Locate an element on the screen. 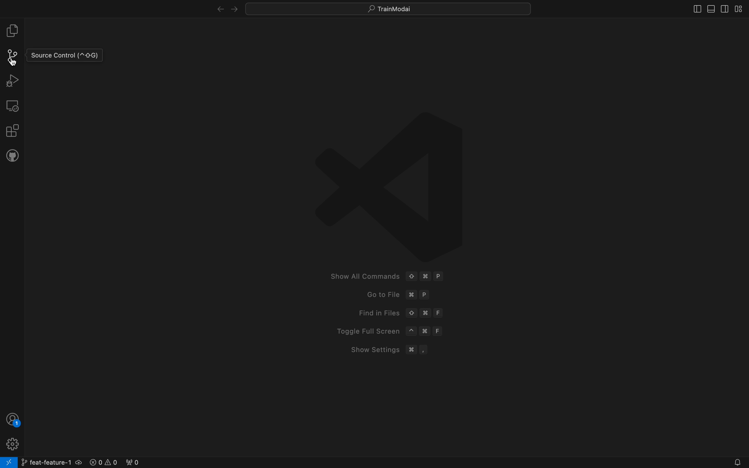  ^ is located at coordinates (412, 331).